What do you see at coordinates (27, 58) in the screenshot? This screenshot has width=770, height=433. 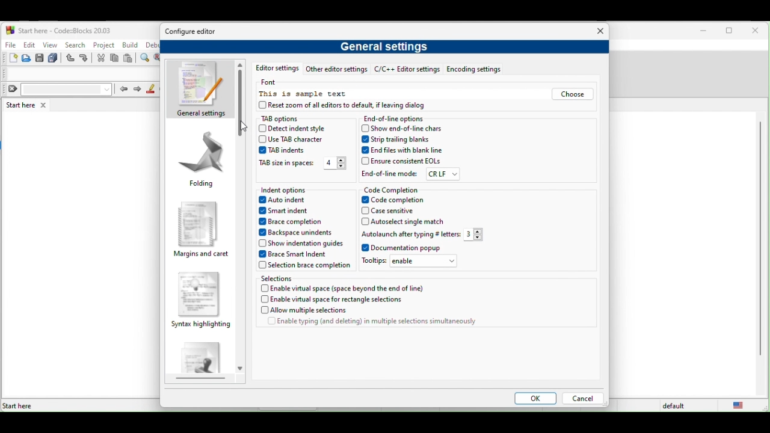 I see `open` at bounding box center [27, 58].